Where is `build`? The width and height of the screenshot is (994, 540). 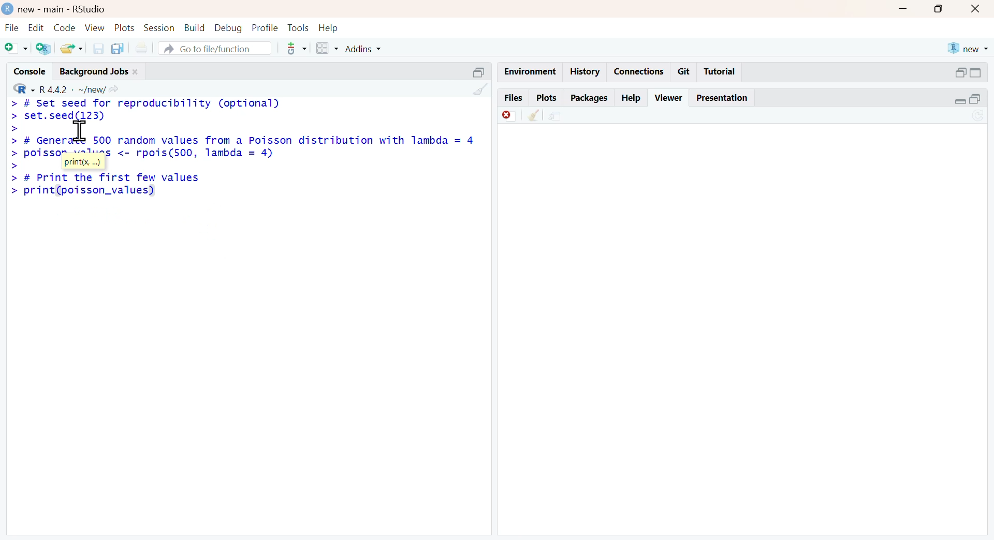 build is located at coordinates (195, 27).